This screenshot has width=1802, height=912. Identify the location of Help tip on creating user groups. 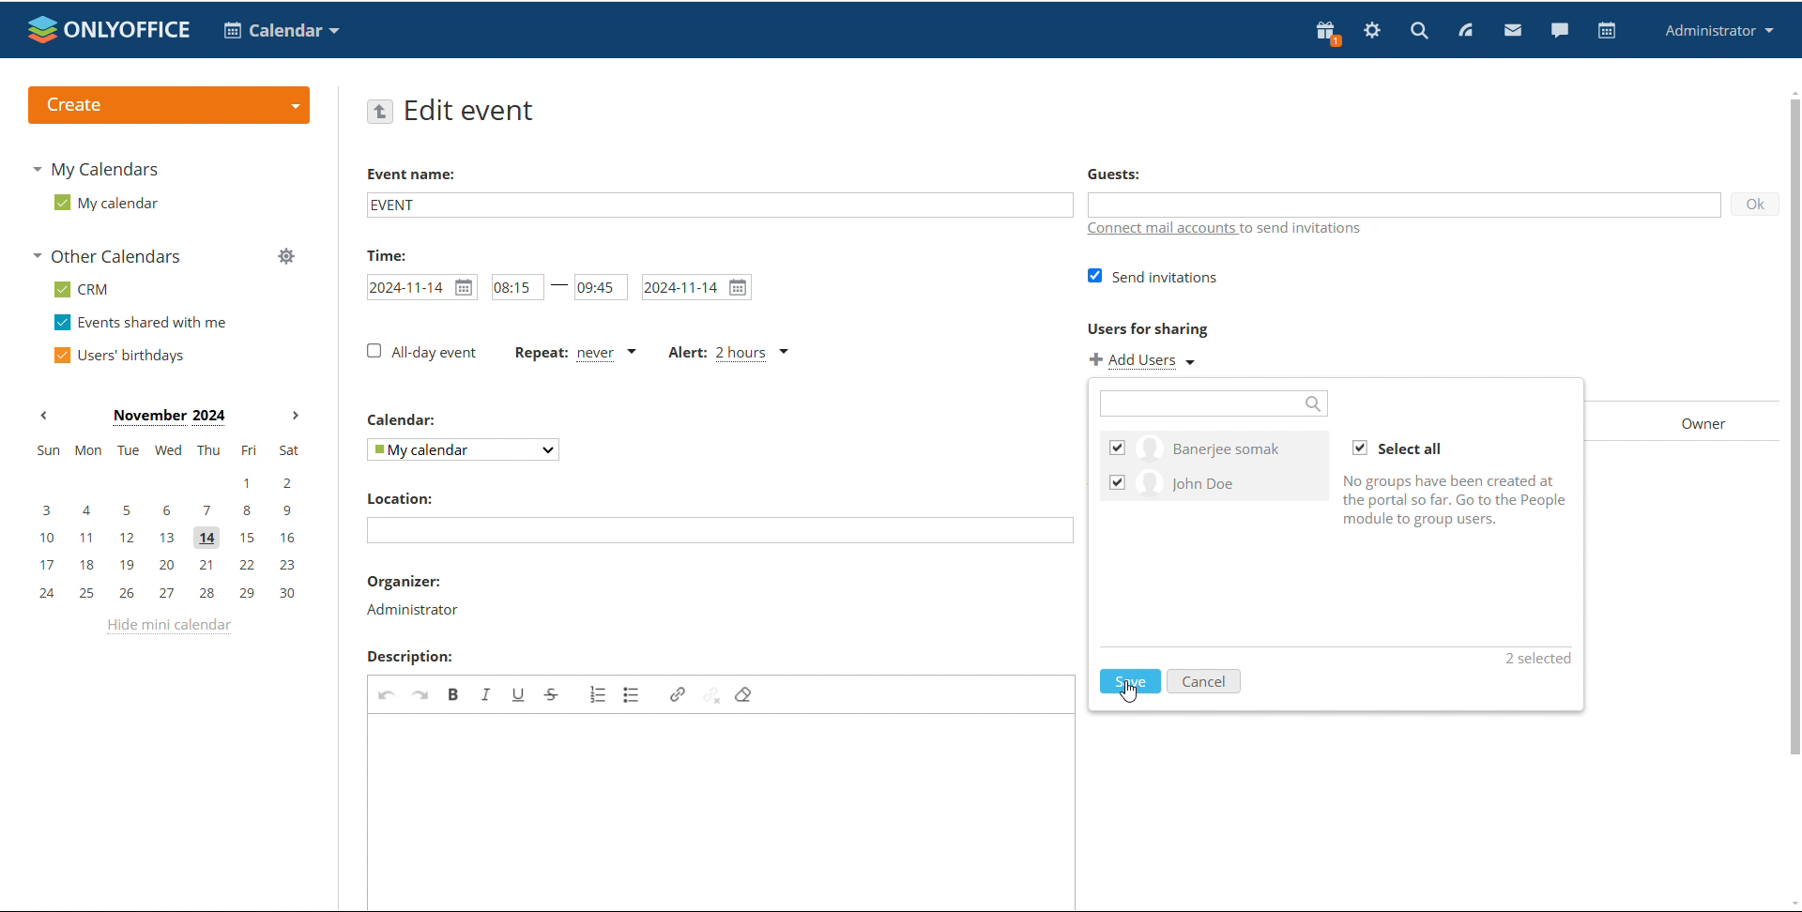
(1456, 502).